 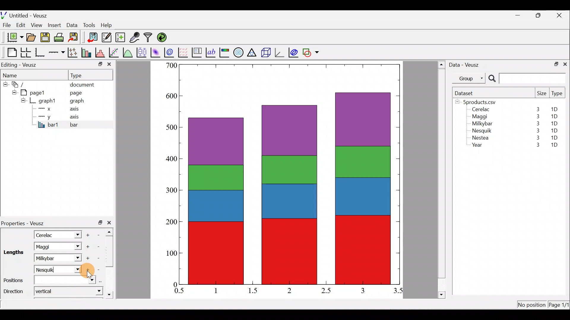 What do you see at coordinates (172, 189) in the screenshot?
I see `300` at bounding box center [172, 189].